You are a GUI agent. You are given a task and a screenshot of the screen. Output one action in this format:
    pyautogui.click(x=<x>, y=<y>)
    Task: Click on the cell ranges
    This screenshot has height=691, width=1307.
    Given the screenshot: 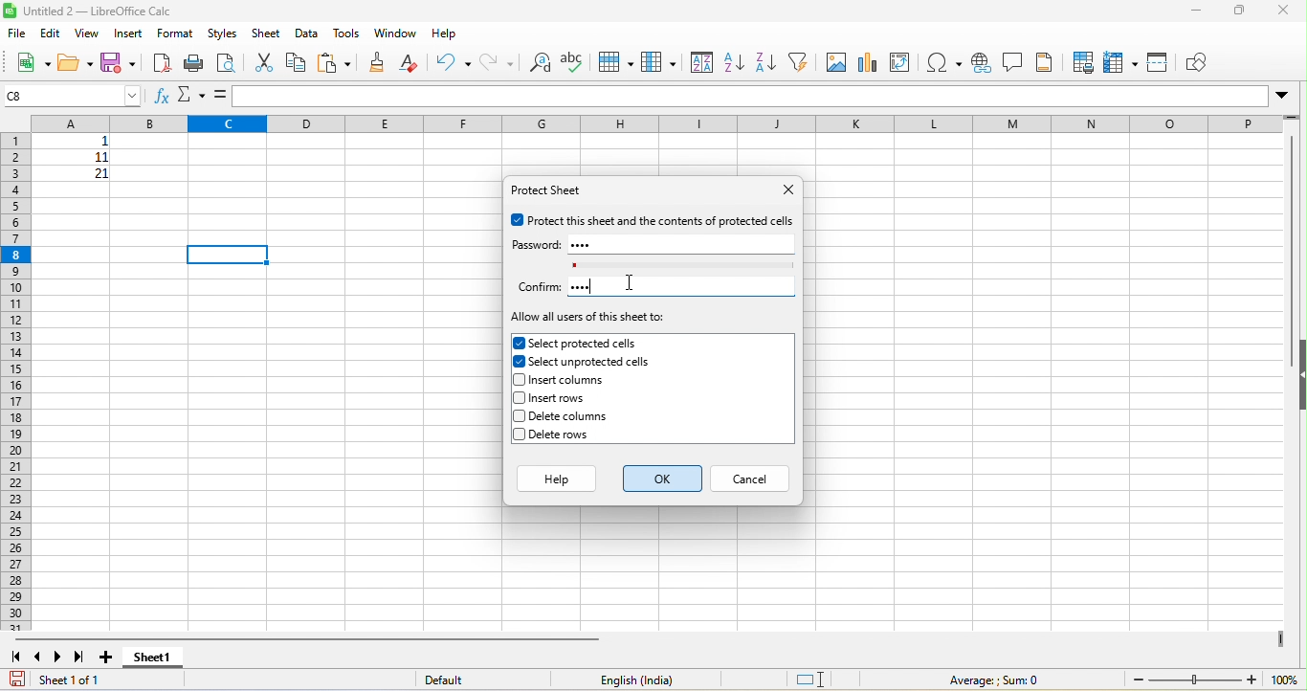 What is the action you would take?
    pyautogui.click(x=70, y=160)
    